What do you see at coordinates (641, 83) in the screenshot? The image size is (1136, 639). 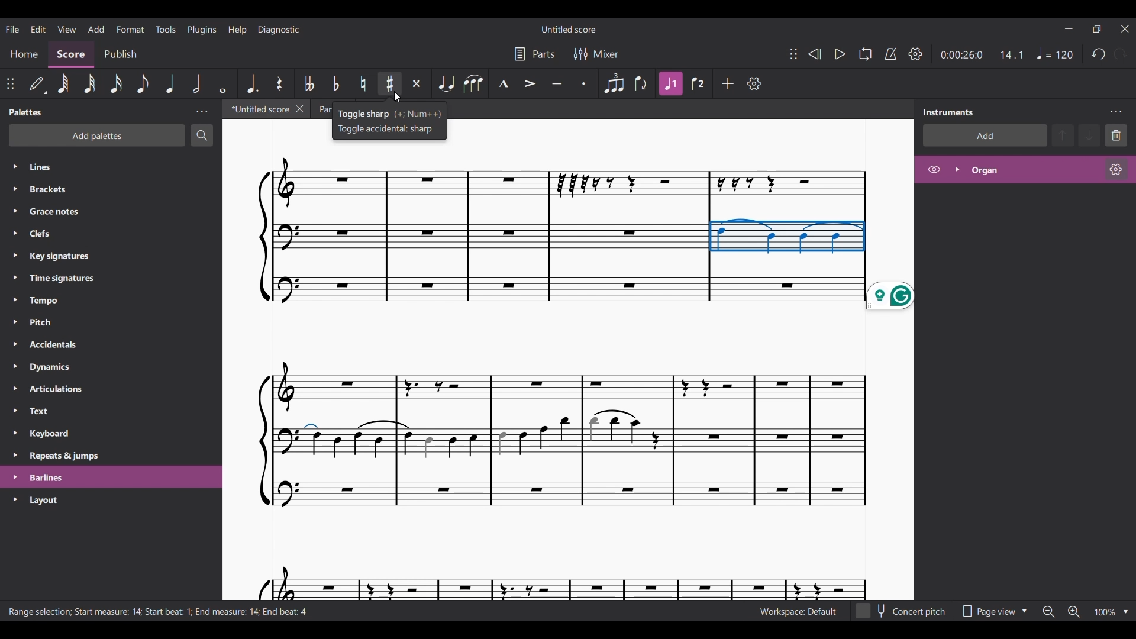 I see `Flip direction` at bounding box center [641, 83].